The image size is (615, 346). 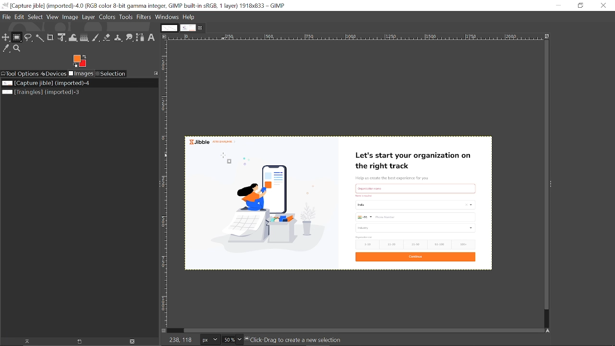 I want to click on Layer, so click(x=89, y=18).